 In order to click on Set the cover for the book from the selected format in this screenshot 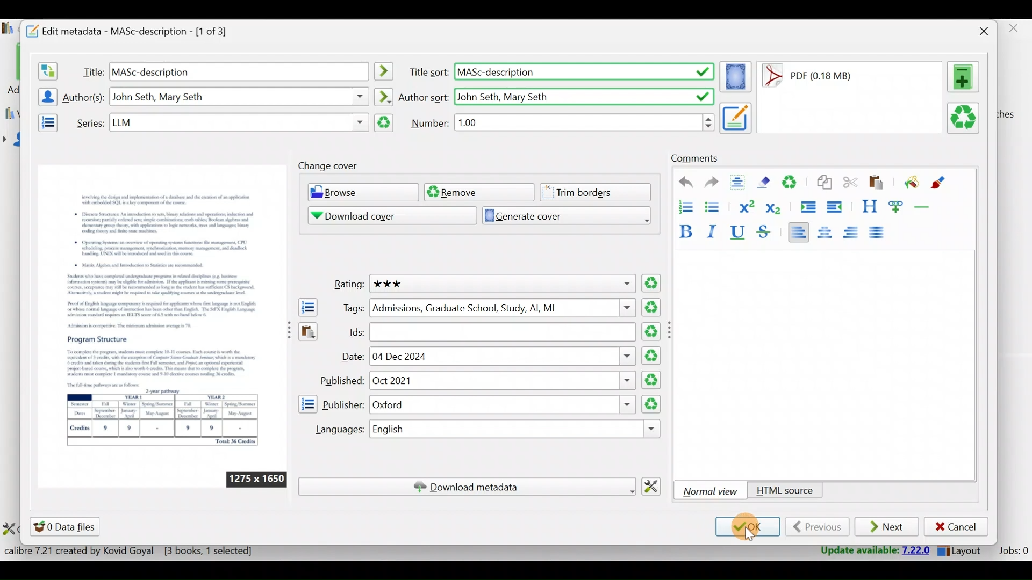, I will do `click(736, 76)`.